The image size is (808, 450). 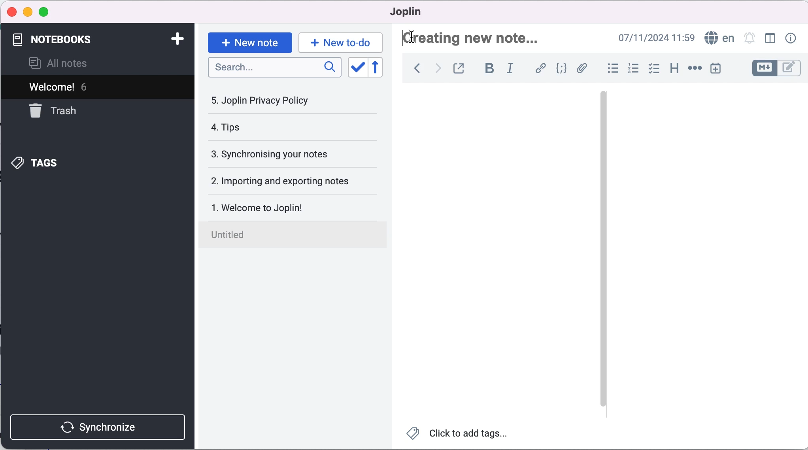 I want to click on horizontal rule, so click(x=695, y=69).